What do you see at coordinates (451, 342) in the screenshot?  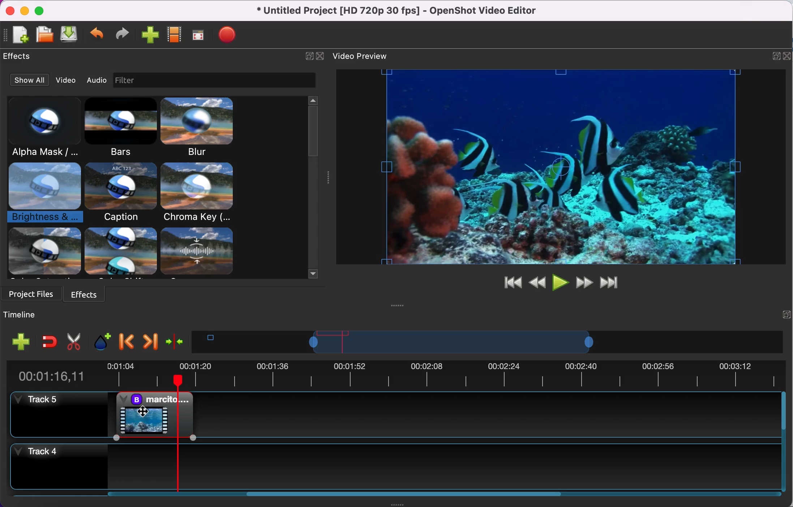 I see `timeline` at bounding box center [451, 342].